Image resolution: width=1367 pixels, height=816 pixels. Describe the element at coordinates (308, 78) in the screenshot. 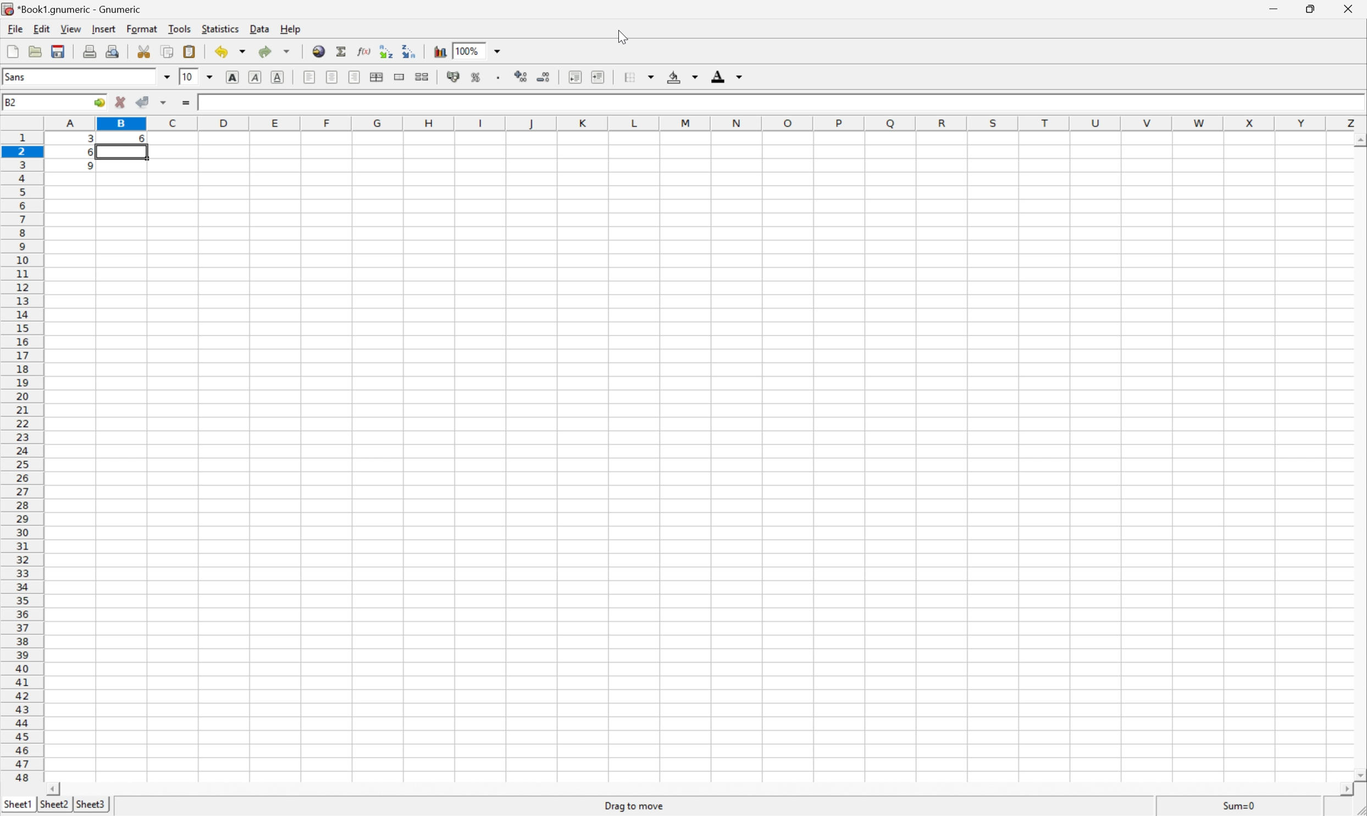

I see `Align Left` at that location.